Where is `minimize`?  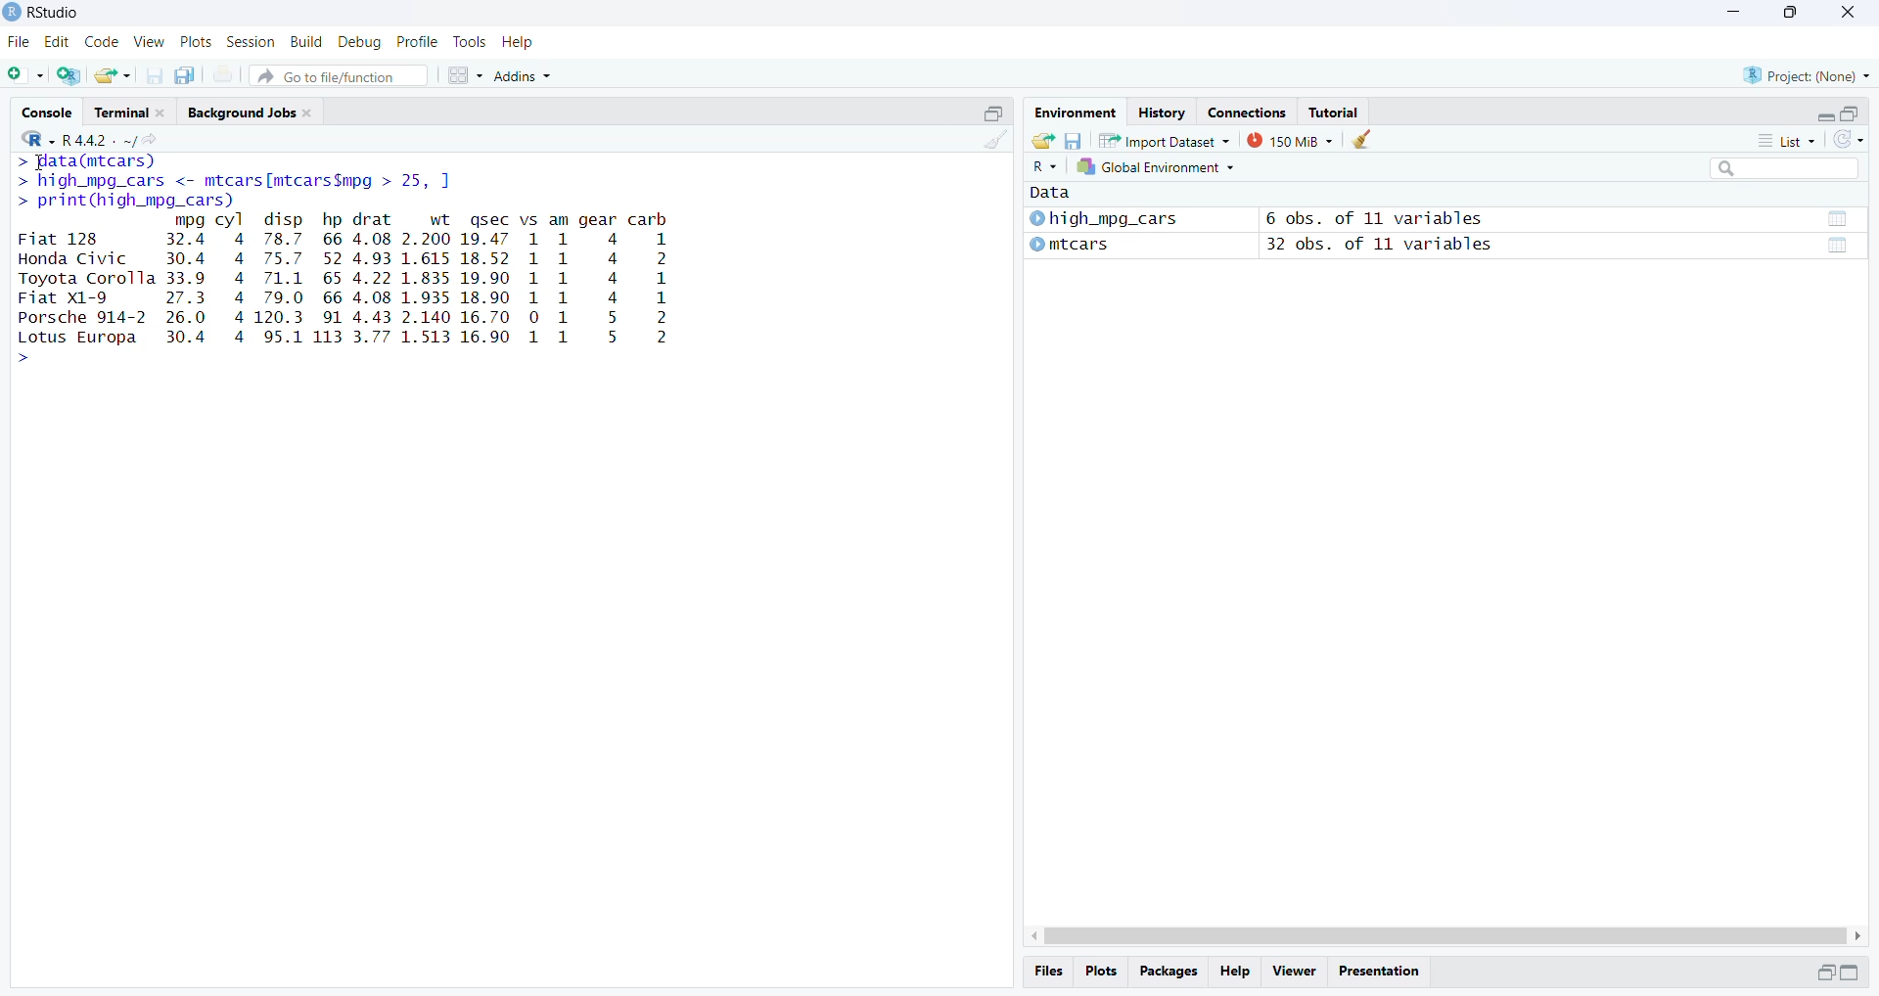 minimize is located at coordinates (993, 112).